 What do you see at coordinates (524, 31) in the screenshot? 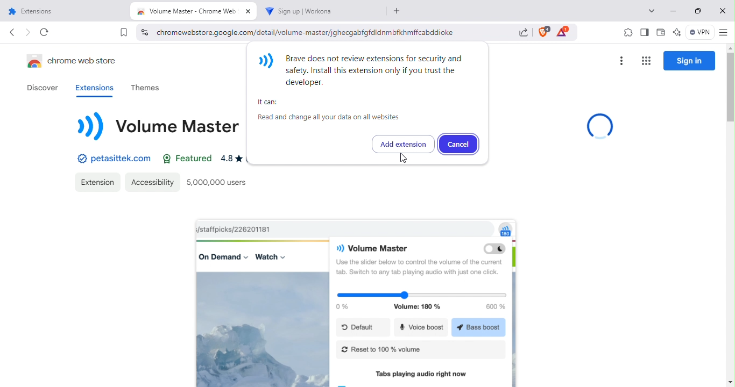
I see `share this page` at bounding box center [524, 31].